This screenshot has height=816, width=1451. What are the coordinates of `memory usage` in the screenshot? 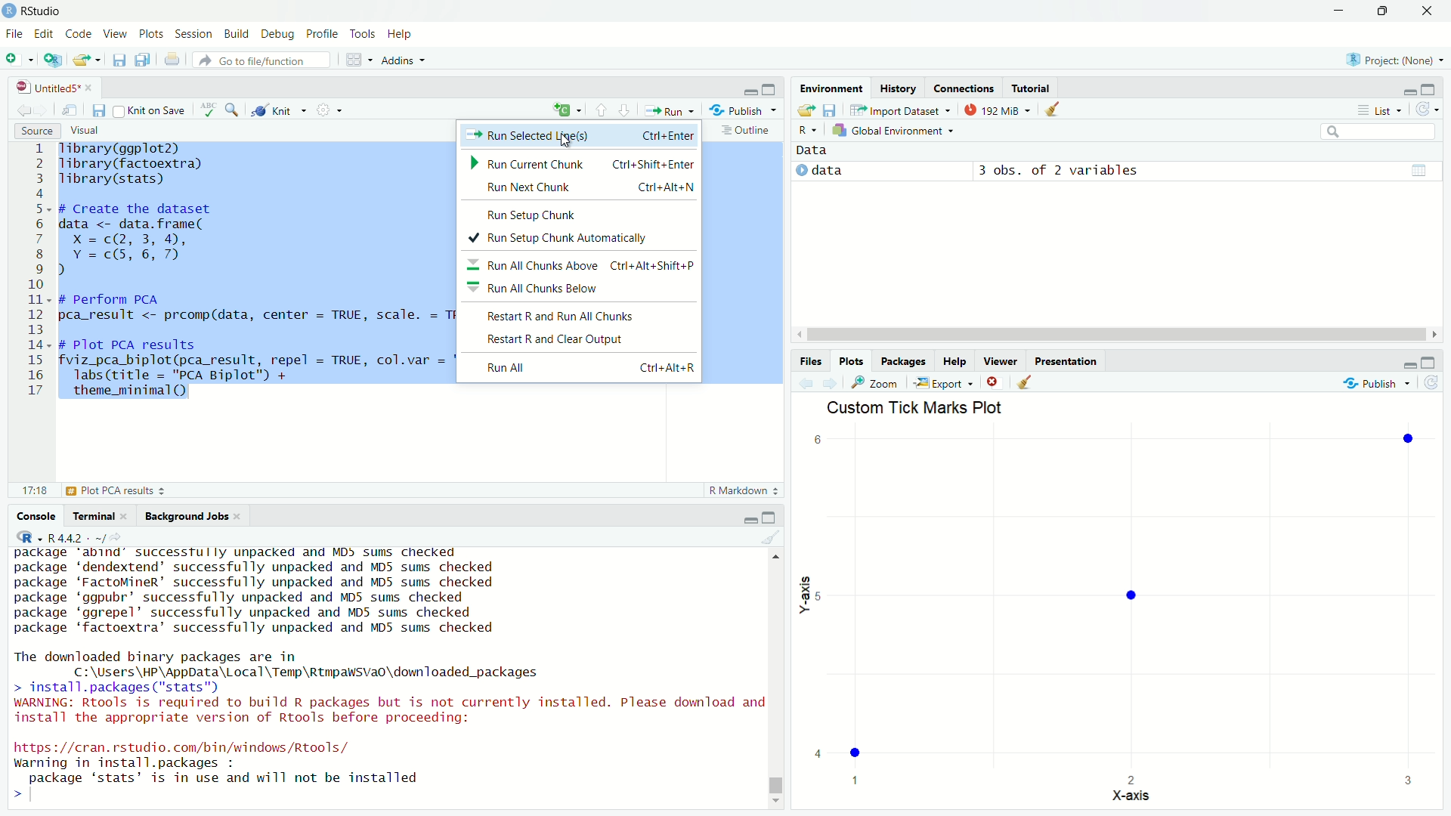 It's located at (998, 109).